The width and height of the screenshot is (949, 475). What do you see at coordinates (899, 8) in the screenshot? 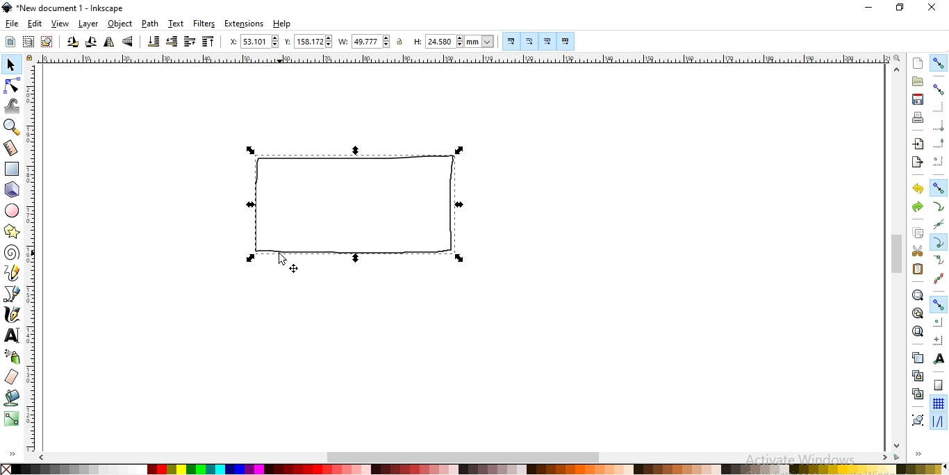
I see `restore down` at bounding box center [899, 8].